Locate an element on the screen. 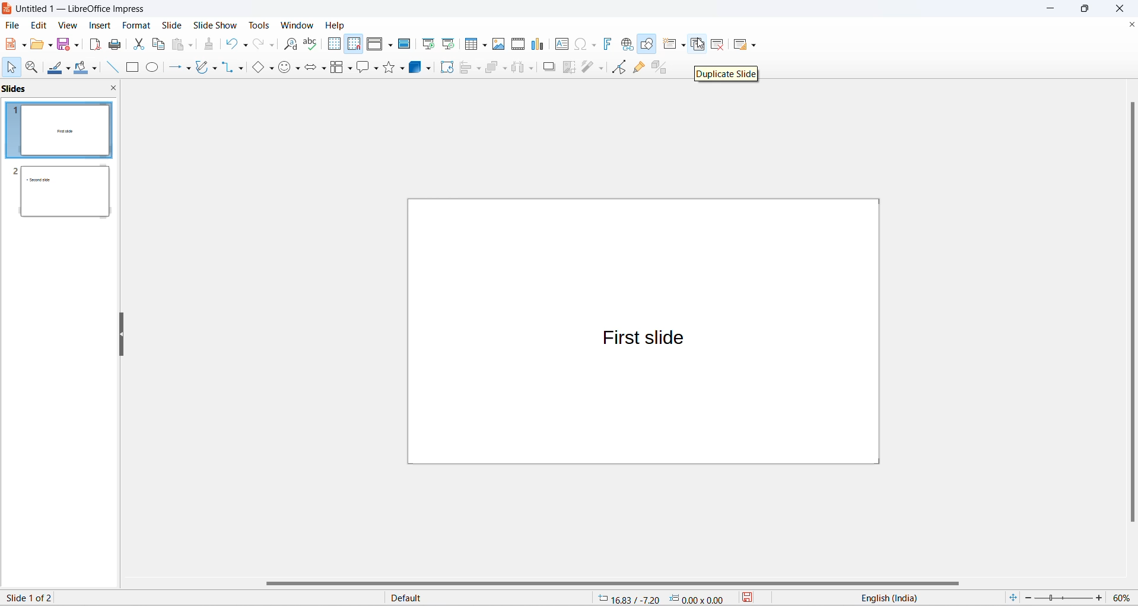  close is located at coordinates (1121, 9).